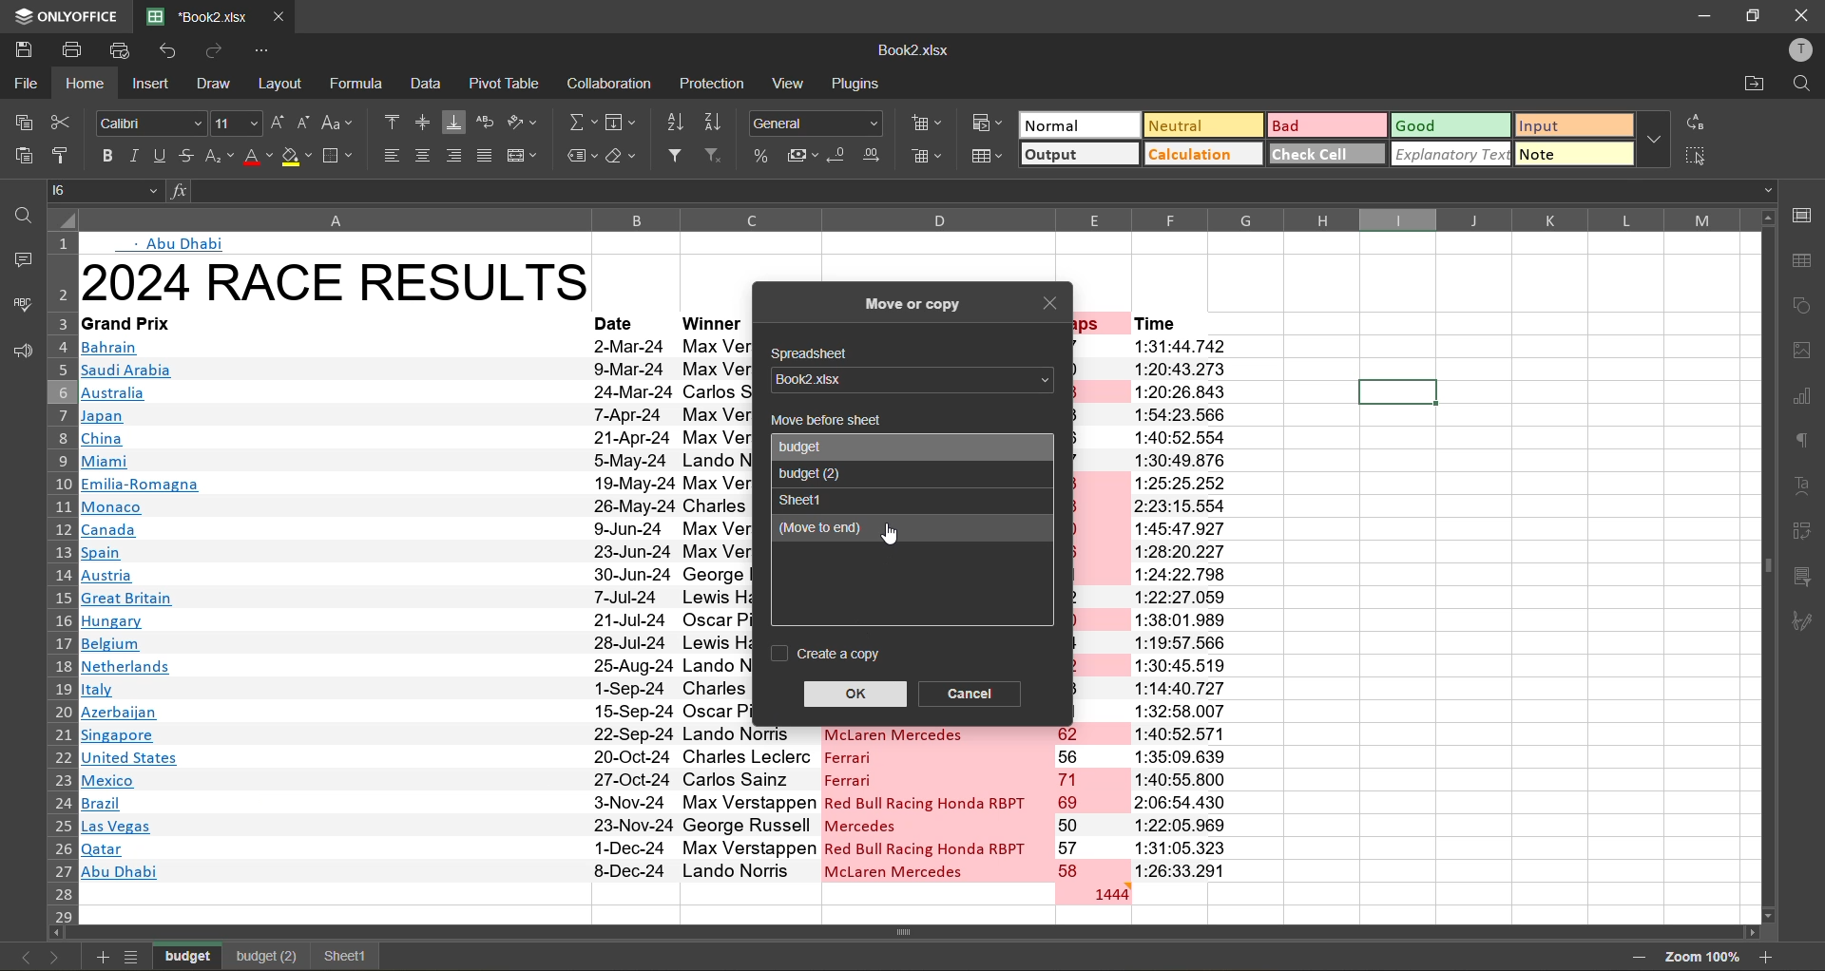 This screenshot has width=1825, height=971. Describe the element at coordinates (1755, 86) in the screenshot. I see `open location` at that location.